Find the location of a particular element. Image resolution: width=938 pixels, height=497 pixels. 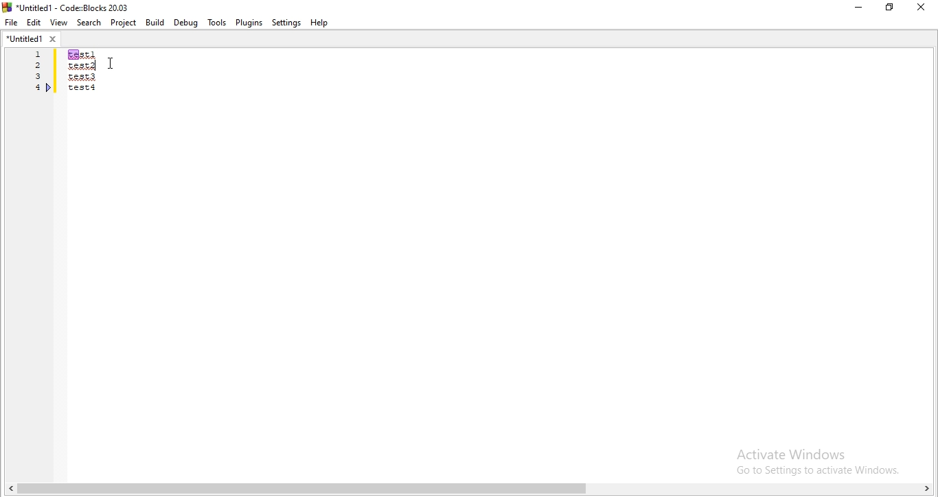

Search  is located at coordinates (87, 22).